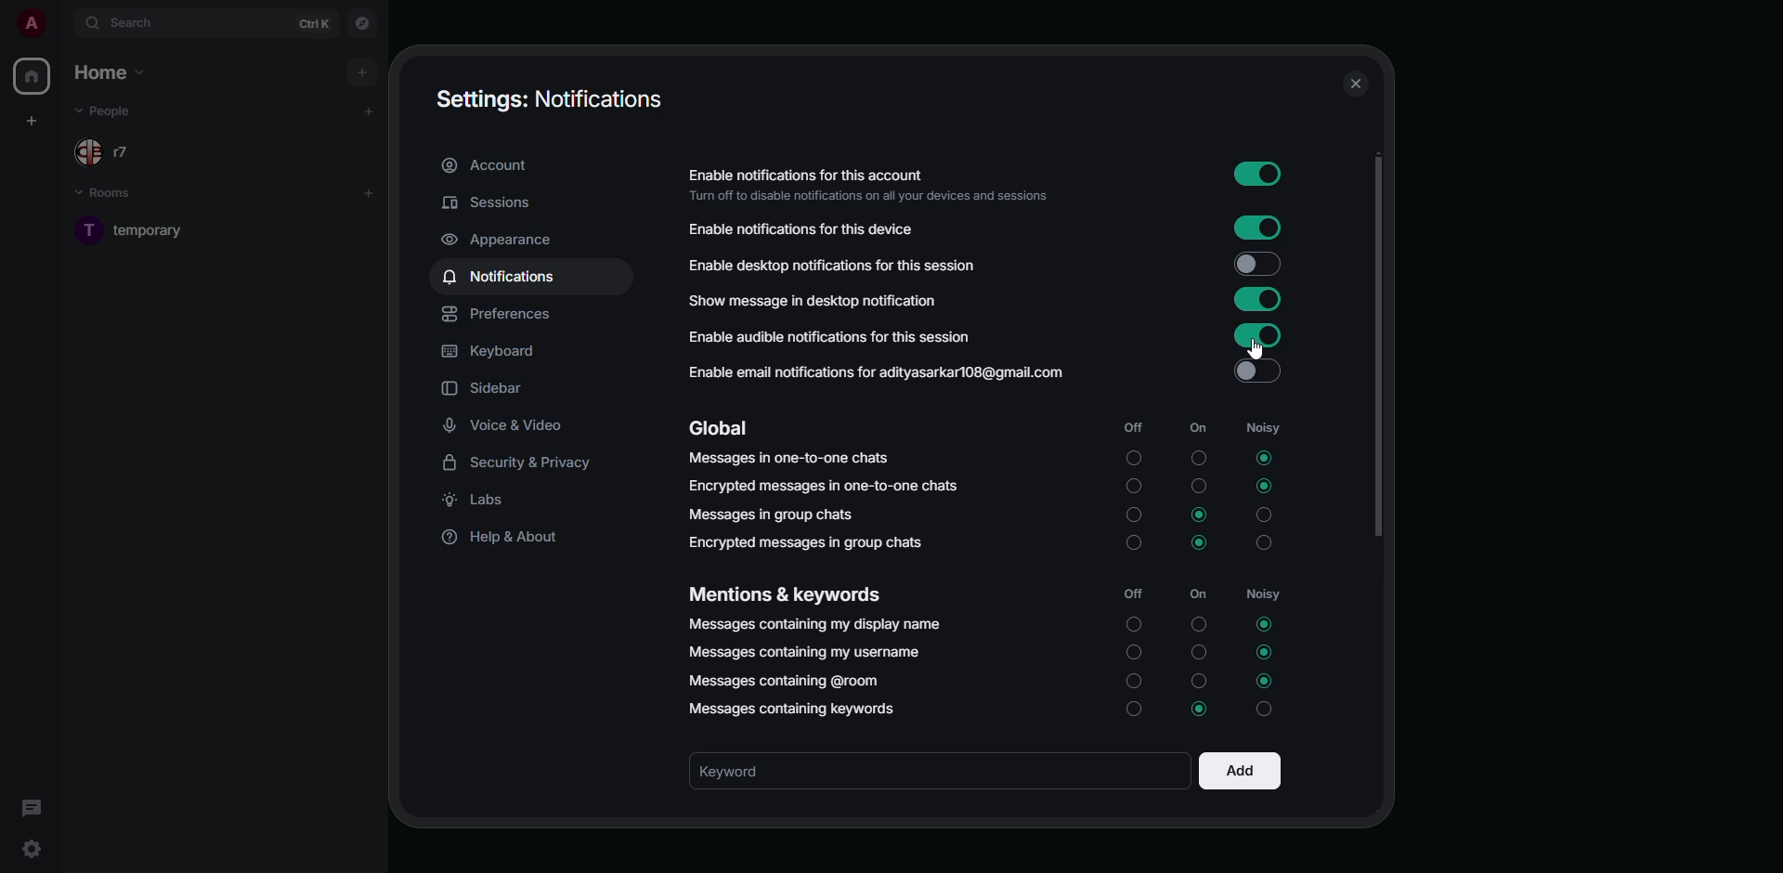 The height and width of the screenshot is (873, 1783). I want to click on quick settings, so click(31, 844).